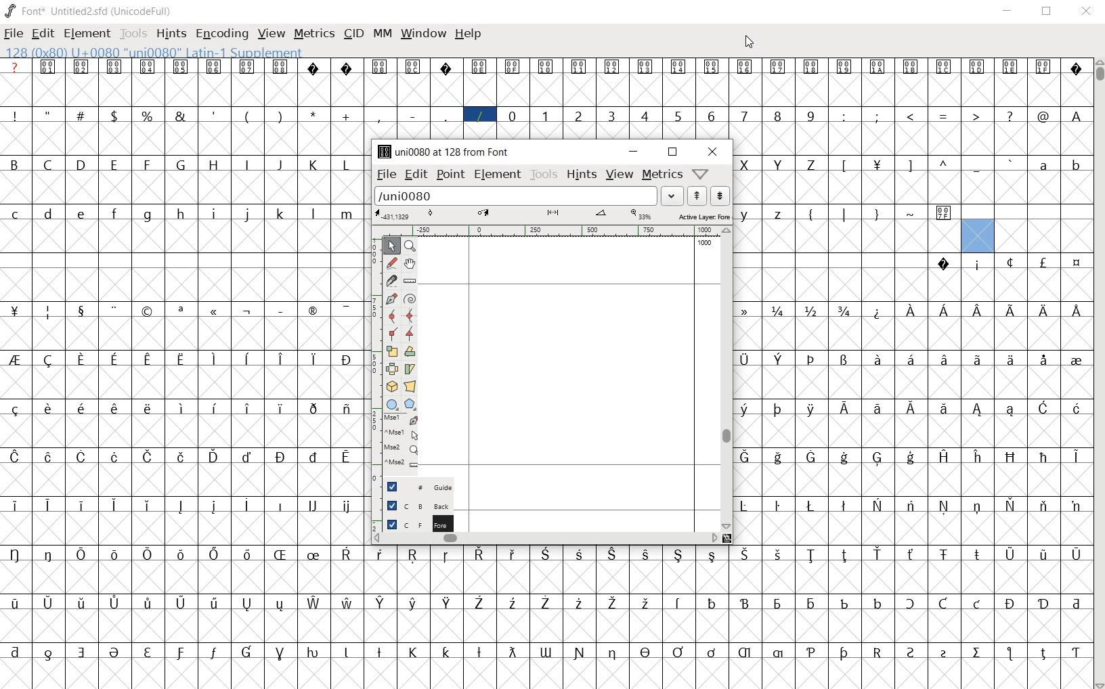 This screenshot has width=1105, height=689. Describe the element at coordinates (446, 116) in the screenshot. I see `glyph` at that location.